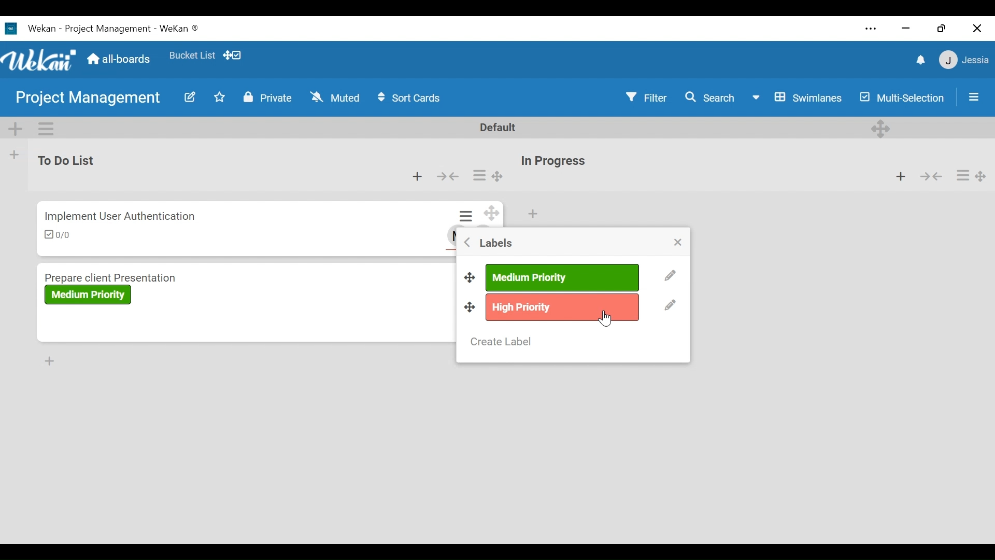 The width and height of the screenshot is (995, 560). I want to click on Edit, so click(670, 306).